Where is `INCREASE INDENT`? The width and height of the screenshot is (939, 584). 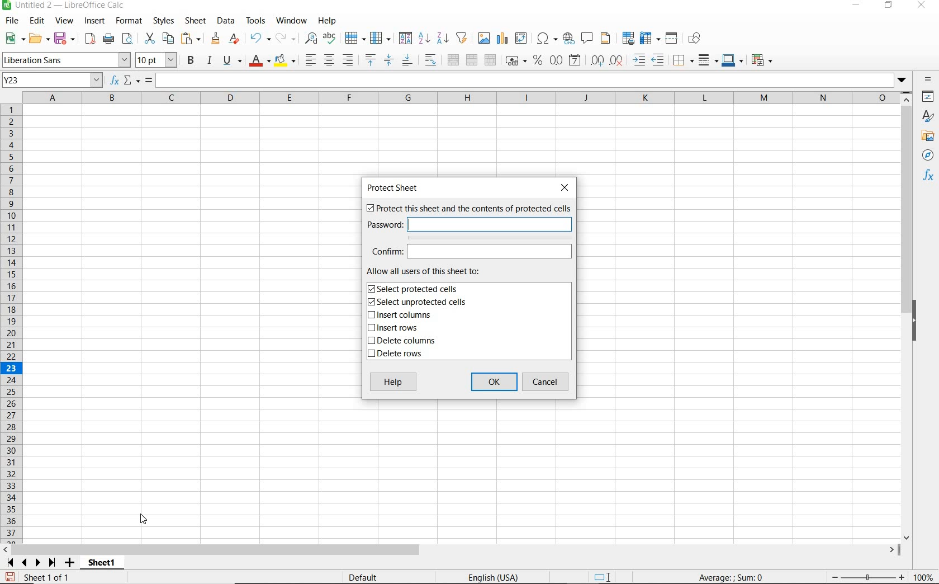
INCREASE INDENT is located at coordinates (639, 61).